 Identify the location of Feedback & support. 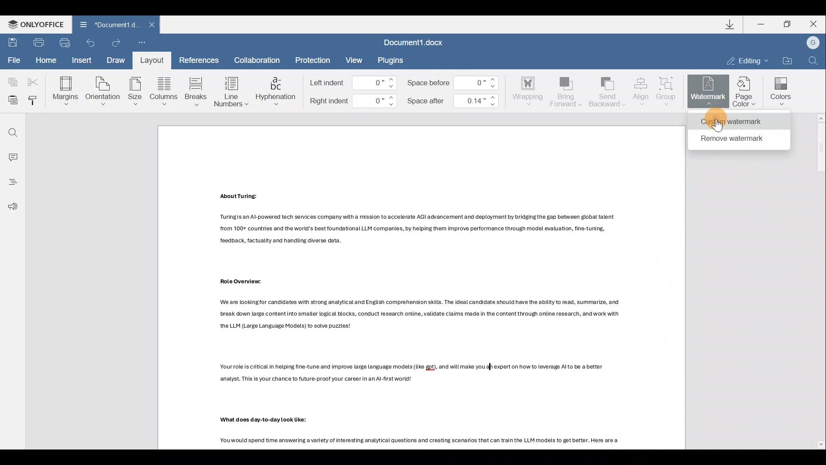
(12, 207).